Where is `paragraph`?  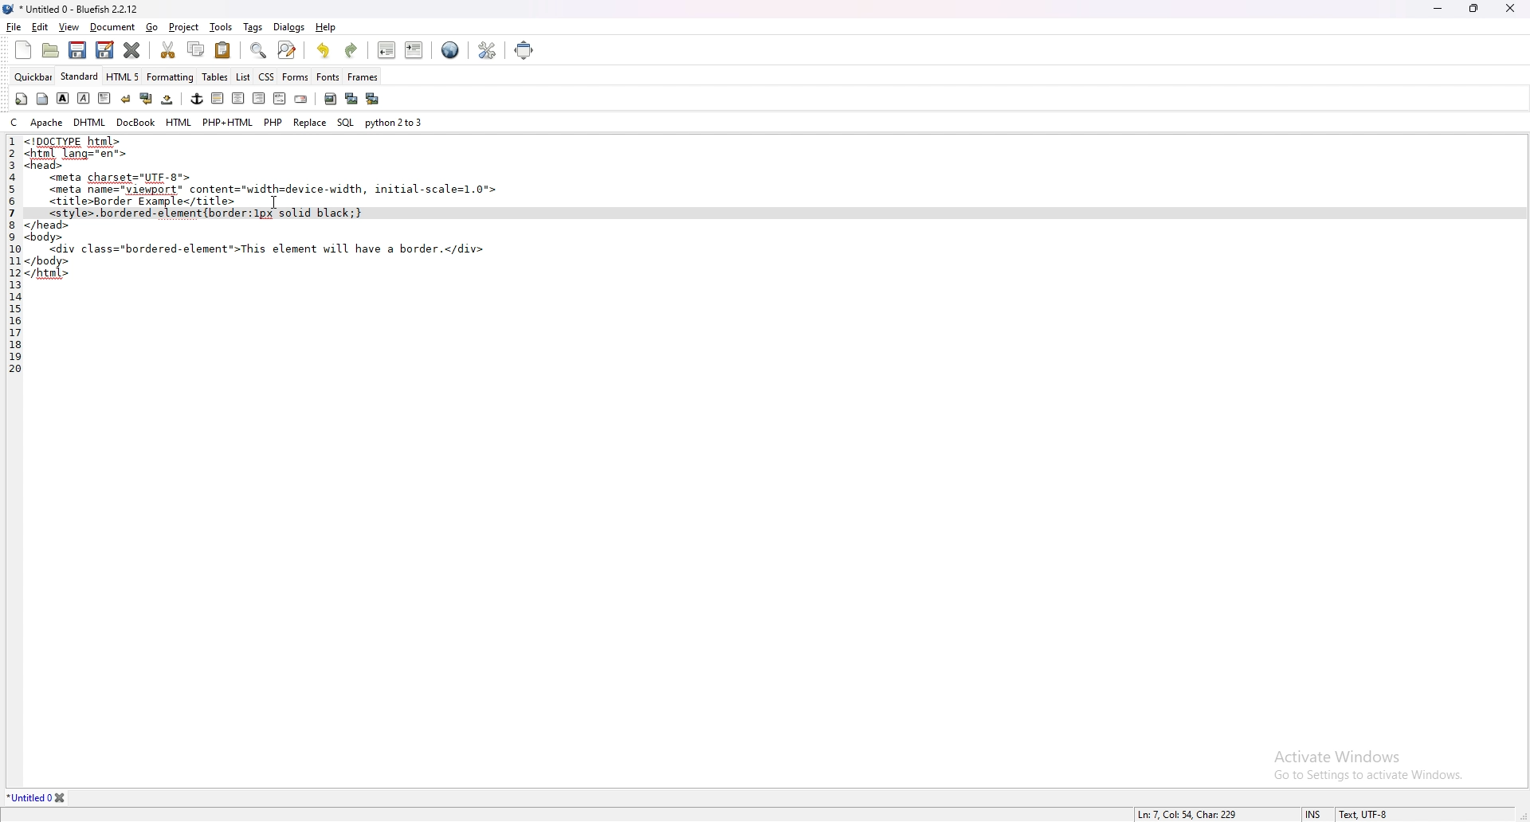
paragraph is located at coordinates (105, 98).